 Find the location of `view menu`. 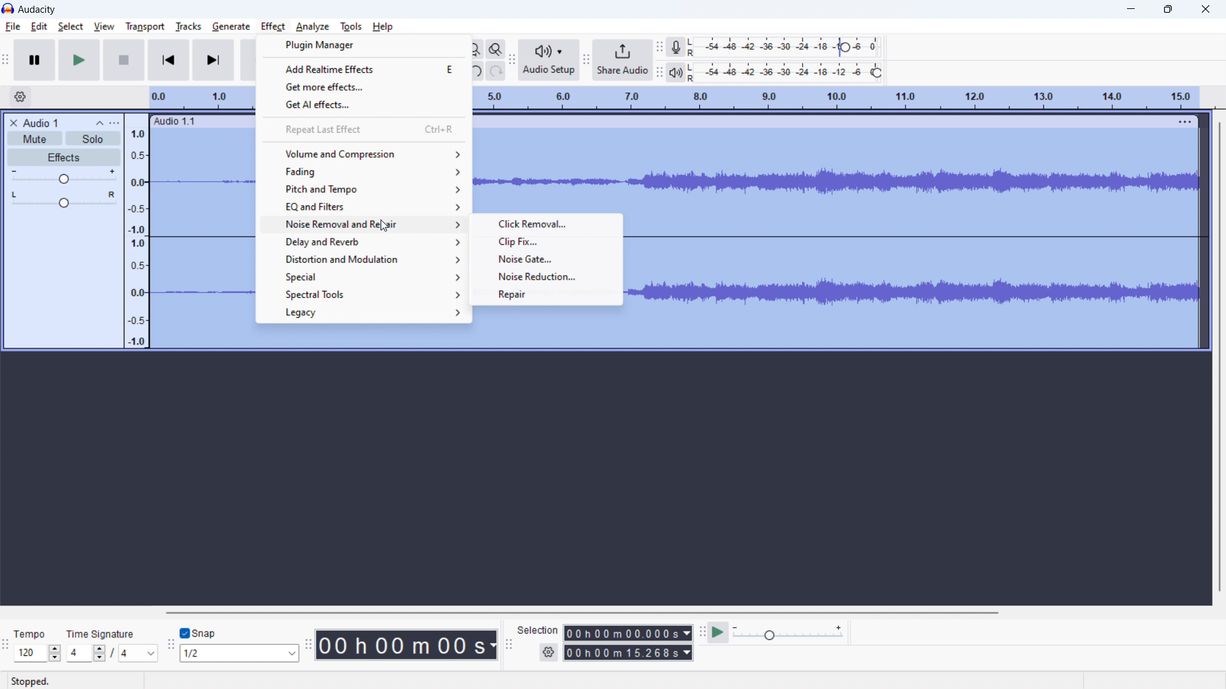

view menu is located at coordinates (116, 123).